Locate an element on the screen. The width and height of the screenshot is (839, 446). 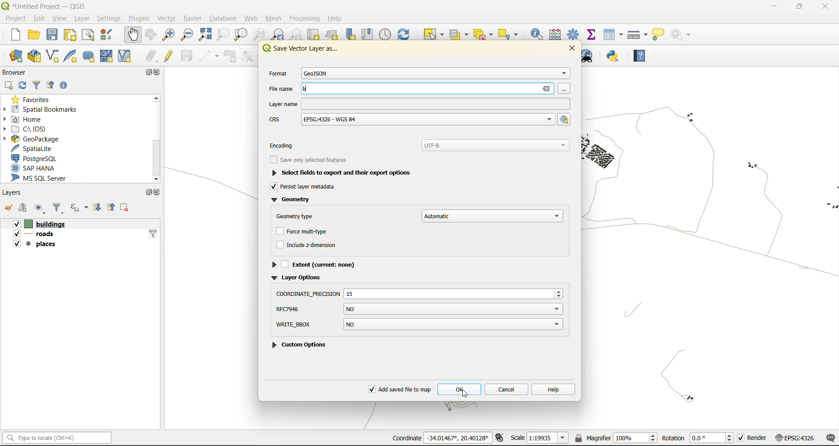
log messages is located at coordinates (829, 437).